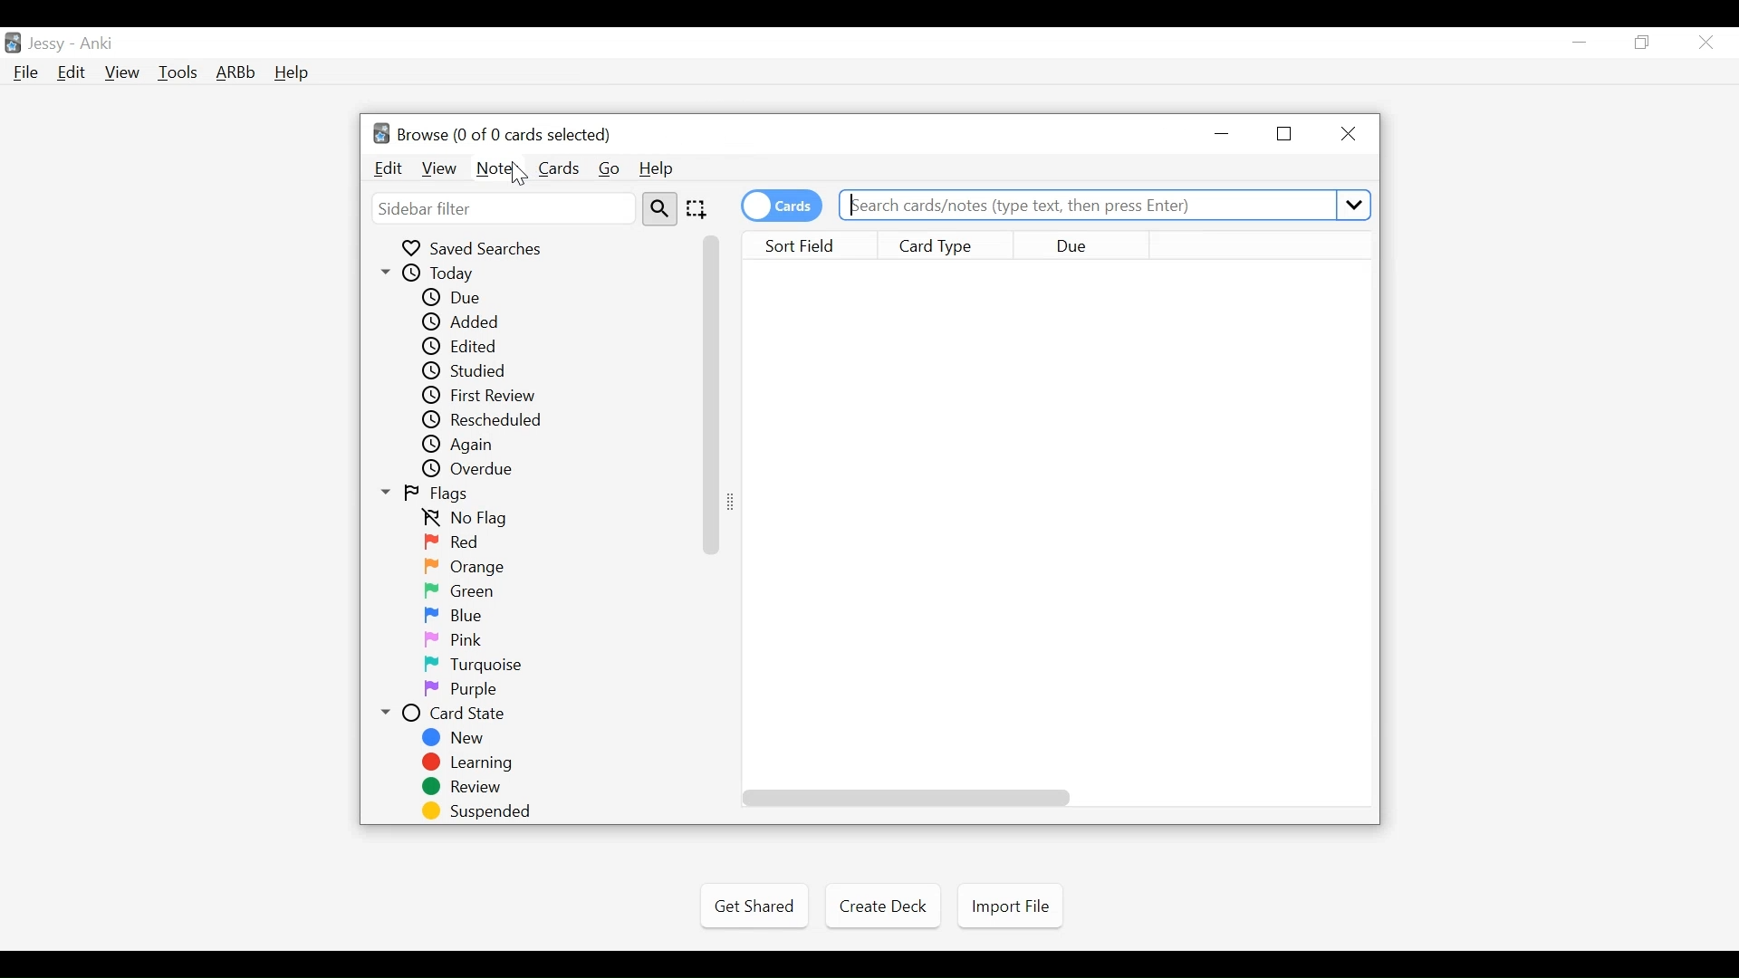 This screenshot has height=978, width=1739. I want to click on Anki, so click(97, 43).